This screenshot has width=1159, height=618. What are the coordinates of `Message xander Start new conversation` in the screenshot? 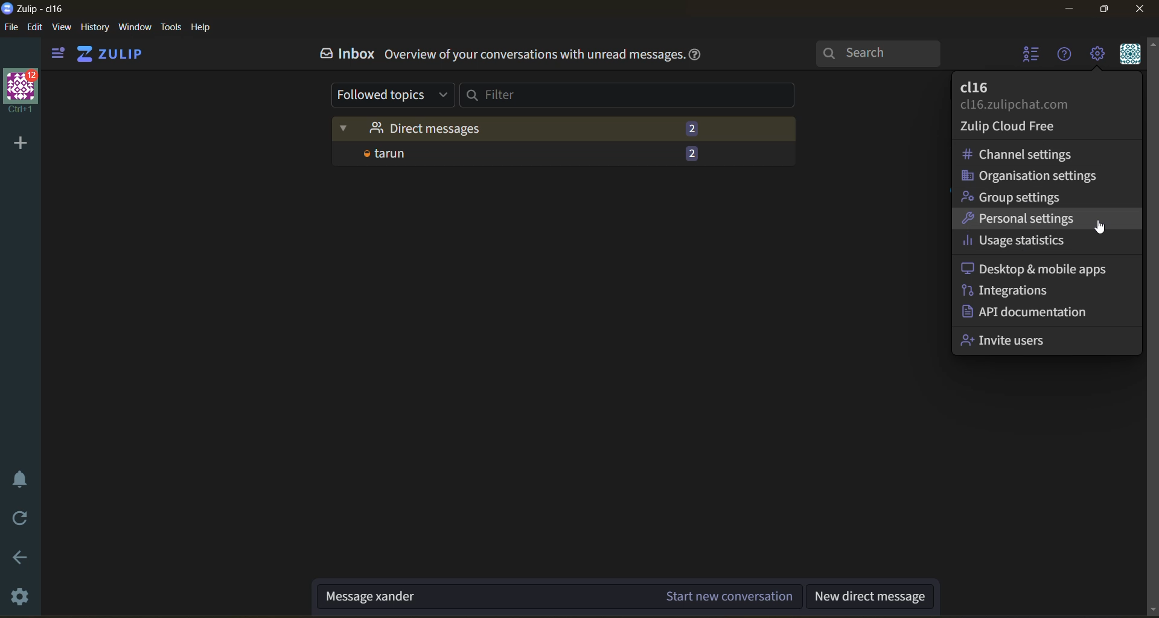 It's located at (560, 597).